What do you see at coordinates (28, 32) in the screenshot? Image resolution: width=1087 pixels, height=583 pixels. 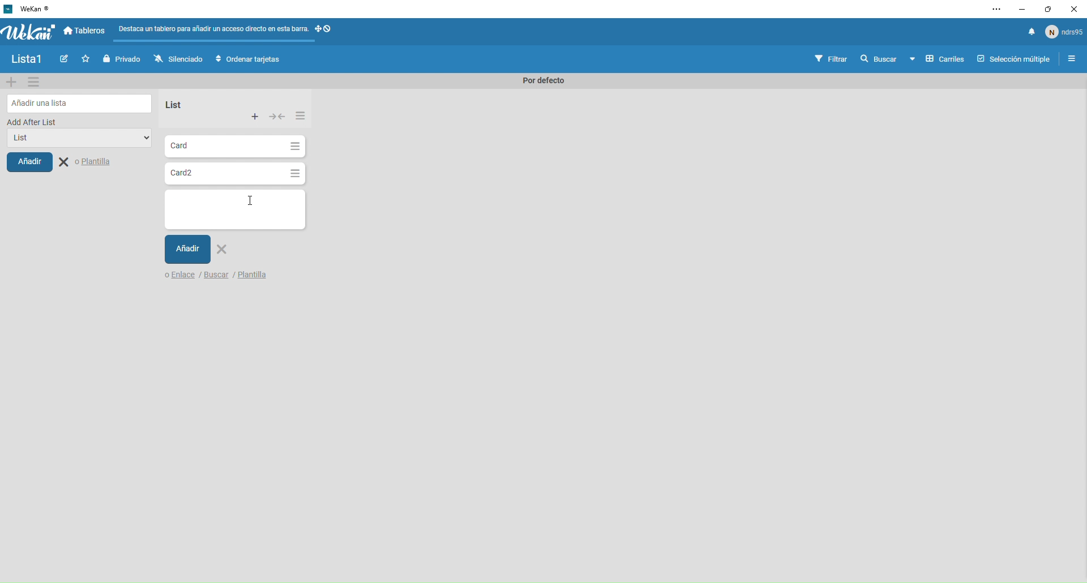 I see `Wekan` at bounding box center [28, 32].